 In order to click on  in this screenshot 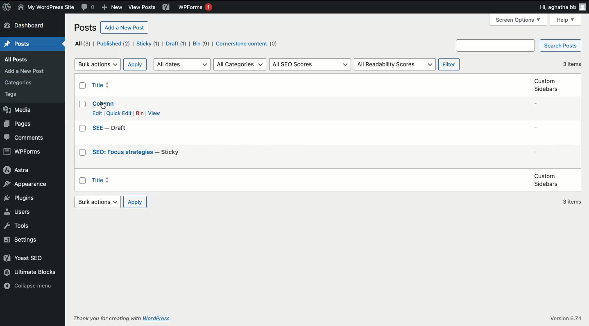, I will do `click(106, 319)`.